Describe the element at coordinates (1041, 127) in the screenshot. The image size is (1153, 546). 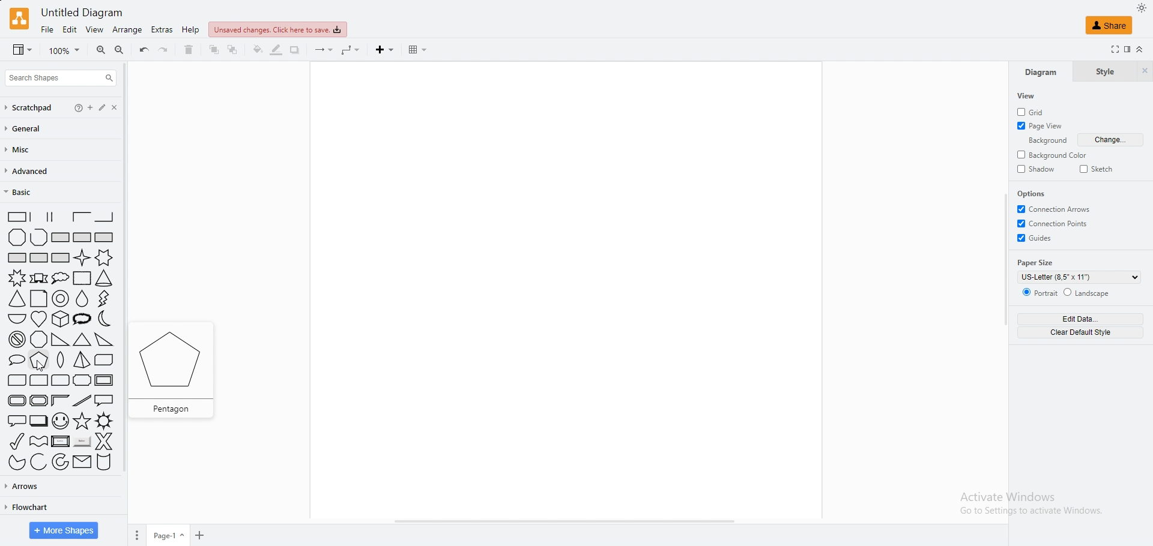
I see `page view` at that location.